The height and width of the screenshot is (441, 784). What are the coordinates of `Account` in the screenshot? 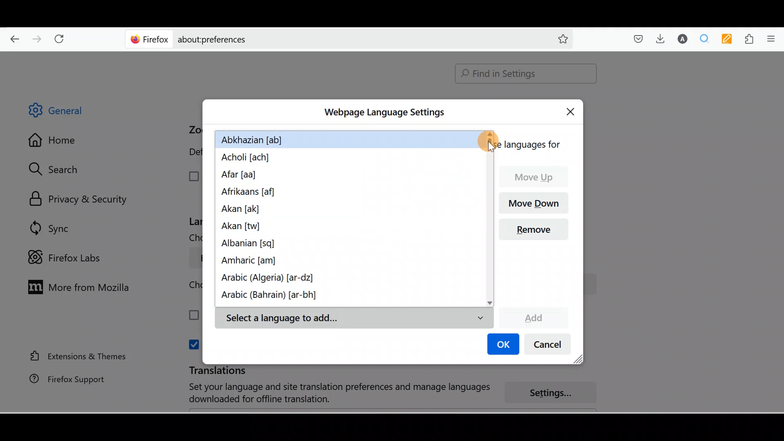 It's located at (681, 39).